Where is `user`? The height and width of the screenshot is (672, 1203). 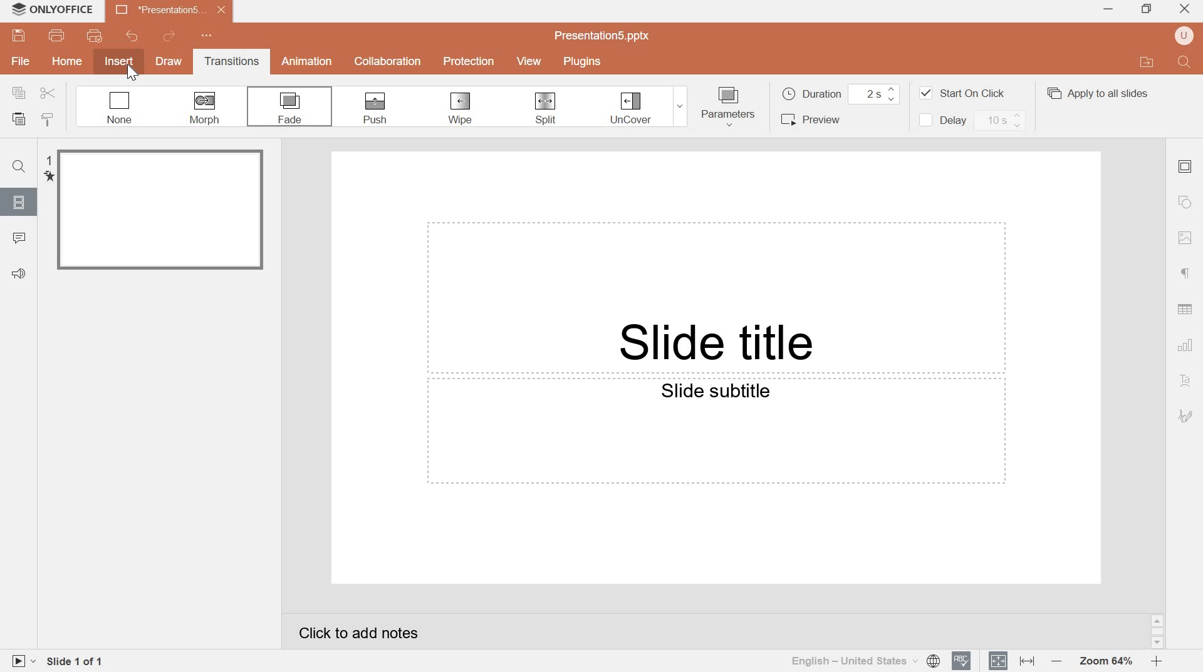
user is located at coordinates (1184, 36).